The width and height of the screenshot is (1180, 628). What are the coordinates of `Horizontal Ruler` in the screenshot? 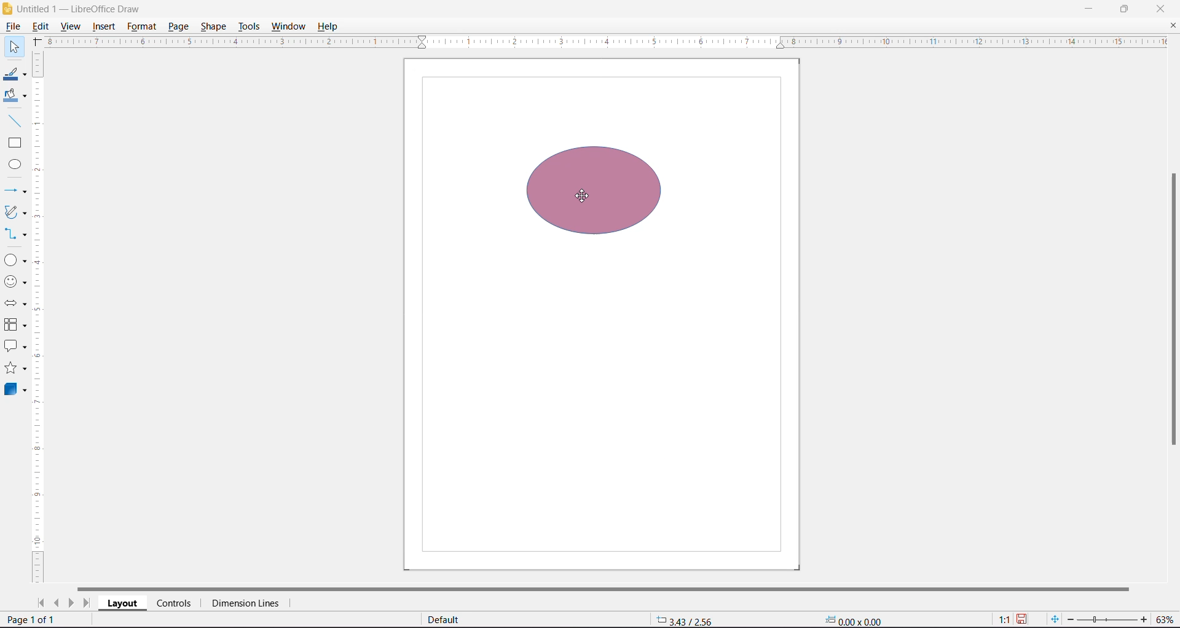 It's located at (600, 42).